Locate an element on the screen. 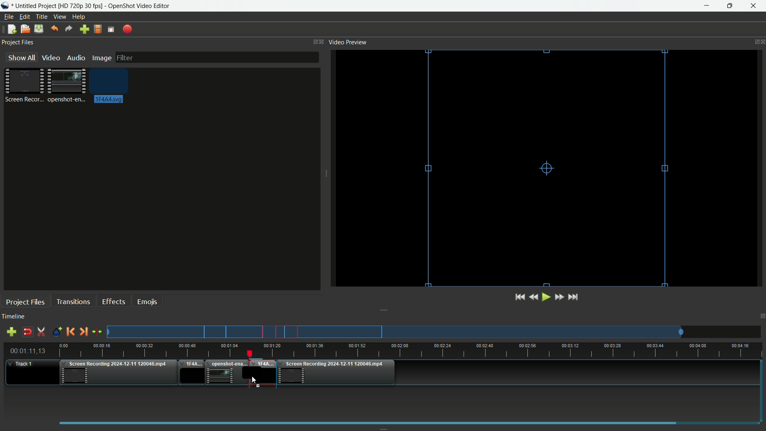 Image resolution: width=766 pixels, height=431 pixels. Video preview is located at coordinates (347, 42).